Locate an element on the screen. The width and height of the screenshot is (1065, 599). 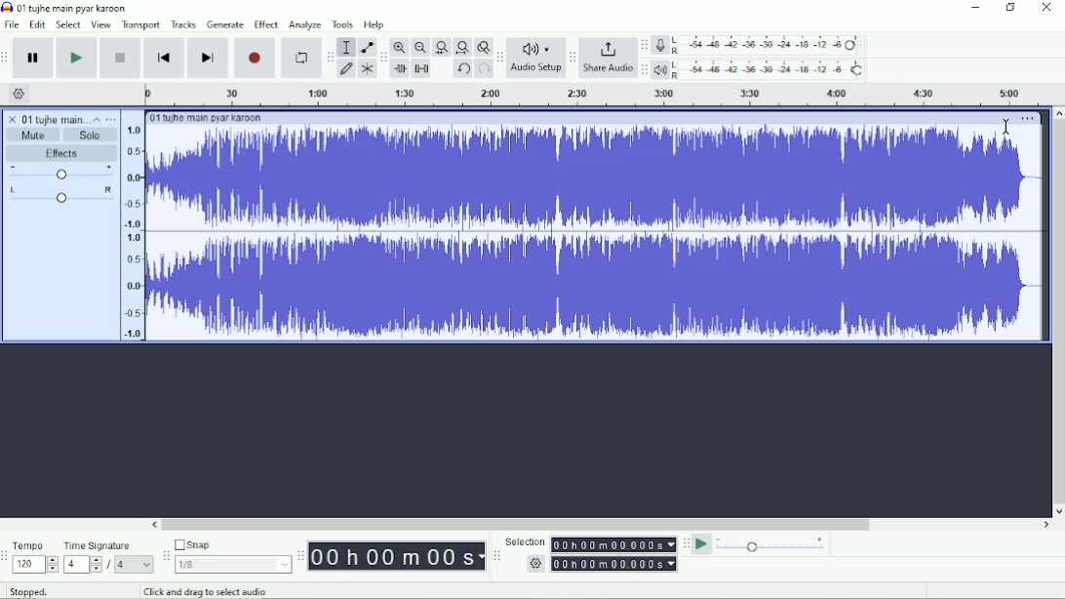
Playback speed is located at coordinates (774, 544).